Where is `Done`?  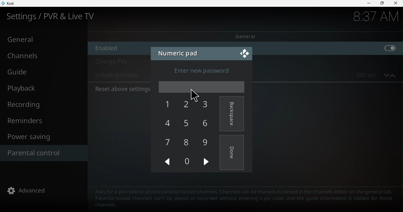 Done is located at coordinates (234, 153).